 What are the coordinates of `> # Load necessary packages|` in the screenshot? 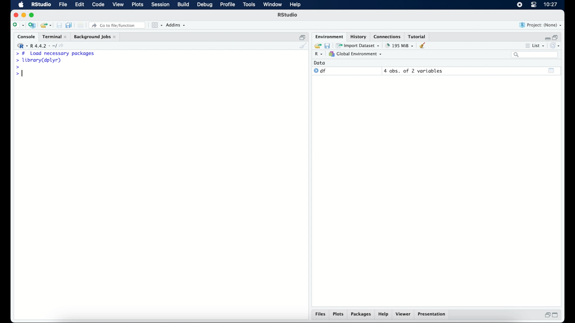 It's located at (55, 54).